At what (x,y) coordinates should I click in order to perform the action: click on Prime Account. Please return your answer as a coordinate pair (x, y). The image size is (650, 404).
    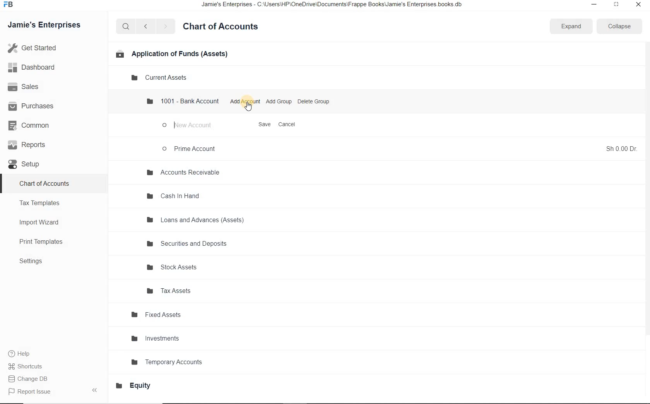
    Looking at the image, I should click on (190, 148).